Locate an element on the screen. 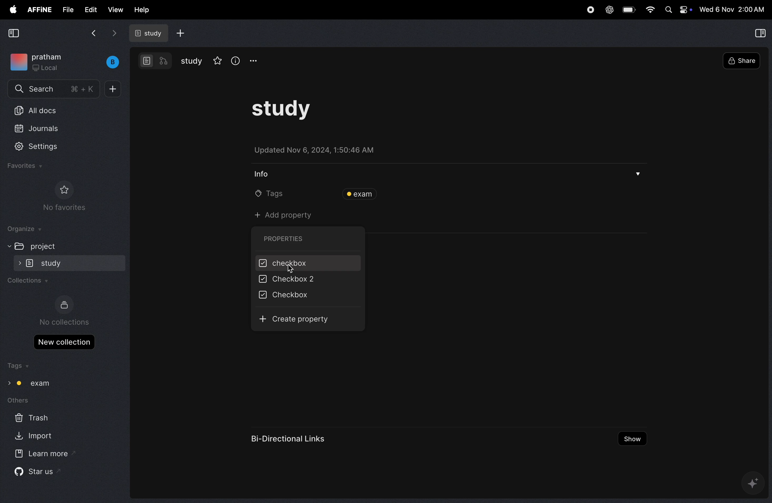  properties is located at coordinates (283, 236).